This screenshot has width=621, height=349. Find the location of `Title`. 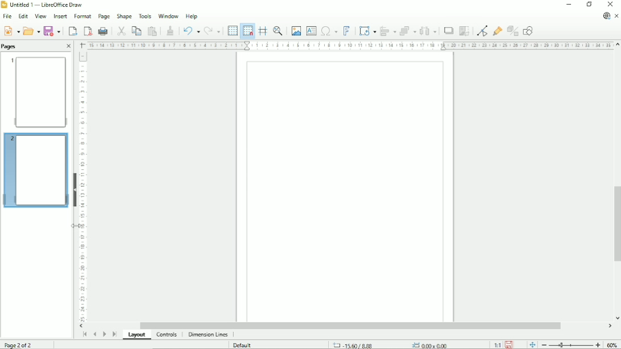

Title is located at coordinates (44, 5).